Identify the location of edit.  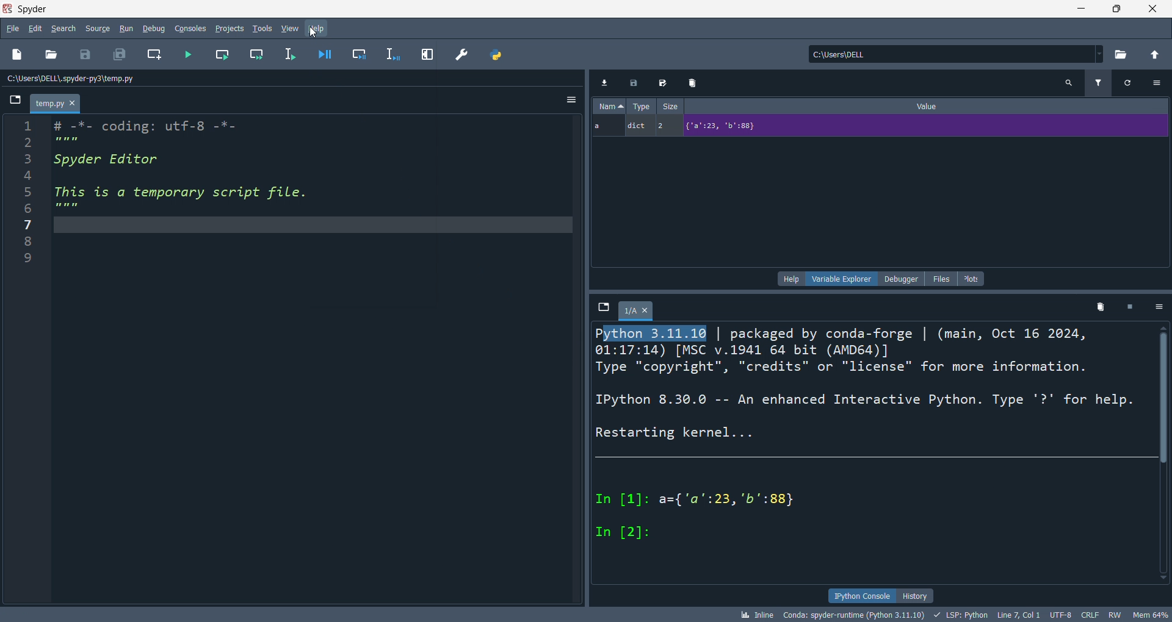
(34, 29).